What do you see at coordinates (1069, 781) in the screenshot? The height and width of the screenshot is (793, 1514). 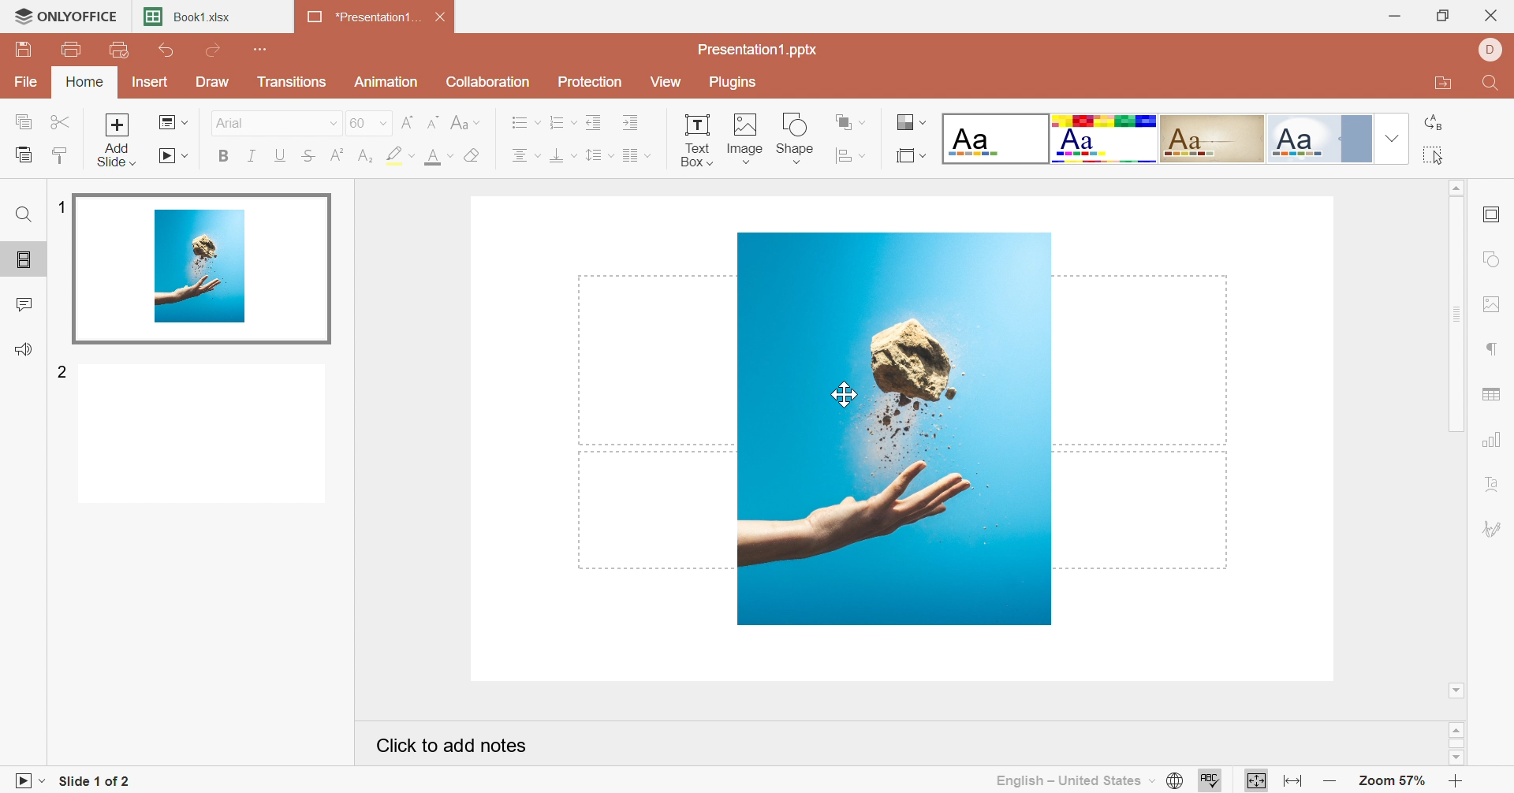 I see `English - United States` at bounding box center [1069, 781].